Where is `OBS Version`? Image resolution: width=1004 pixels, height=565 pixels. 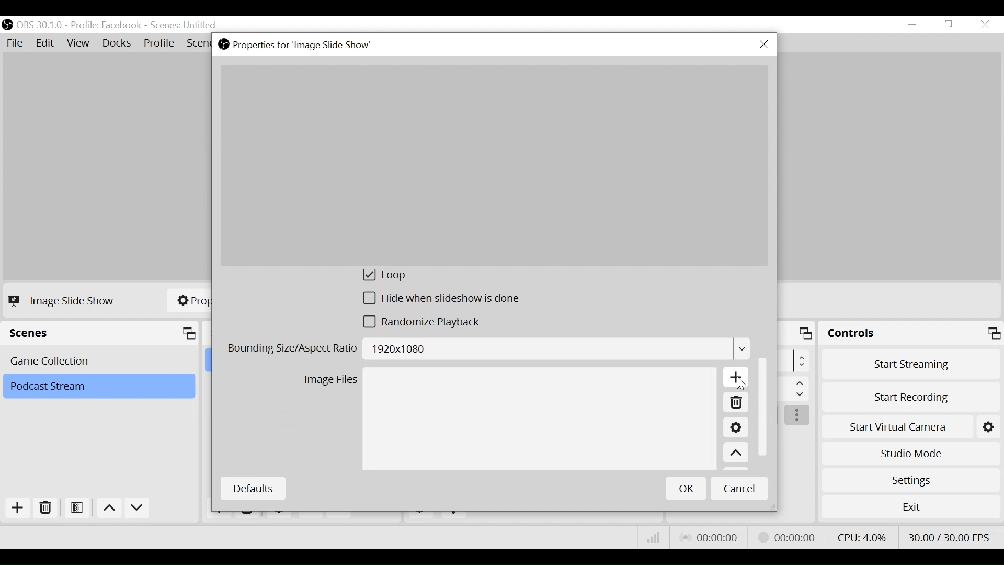
OBS Version is located at coordinates (41, 25).